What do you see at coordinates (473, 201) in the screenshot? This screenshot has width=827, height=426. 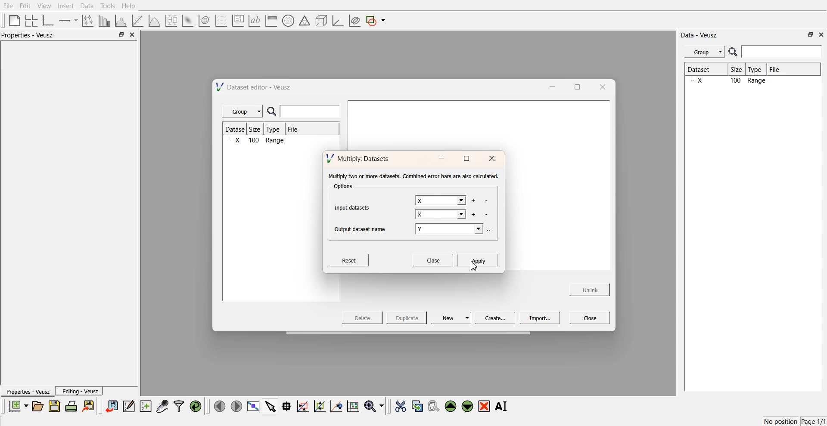 I see `add more` at bounding box center [473, 201].